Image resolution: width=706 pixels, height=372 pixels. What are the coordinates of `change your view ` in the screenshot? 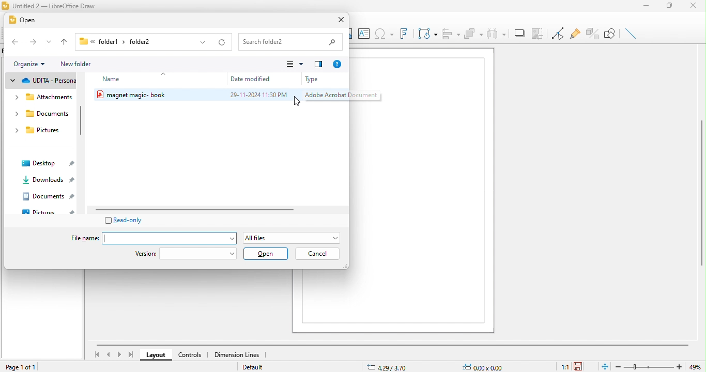 It's located at (294, 65).